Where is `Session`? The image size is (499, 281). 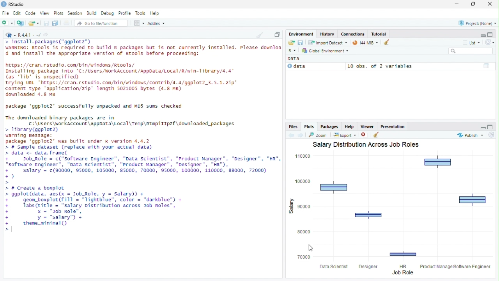 Session is located at coordinates (75, 14).